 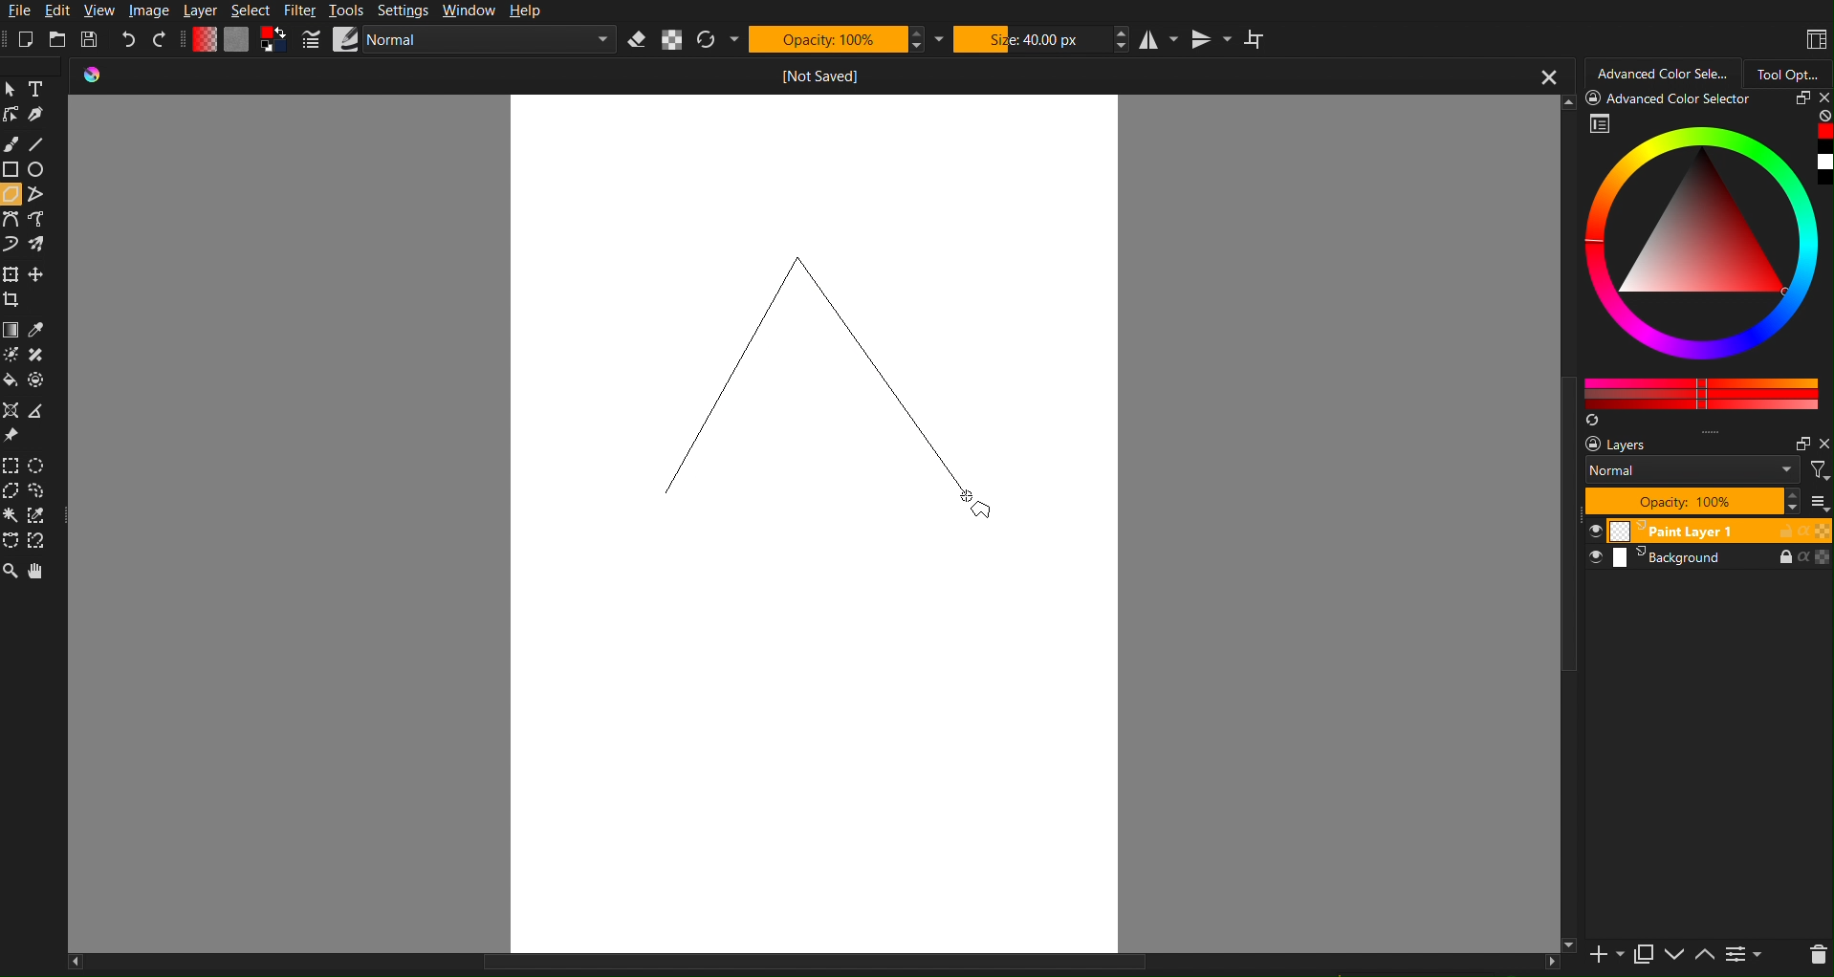 I want to click on filter, so click(x=1820, y=470).